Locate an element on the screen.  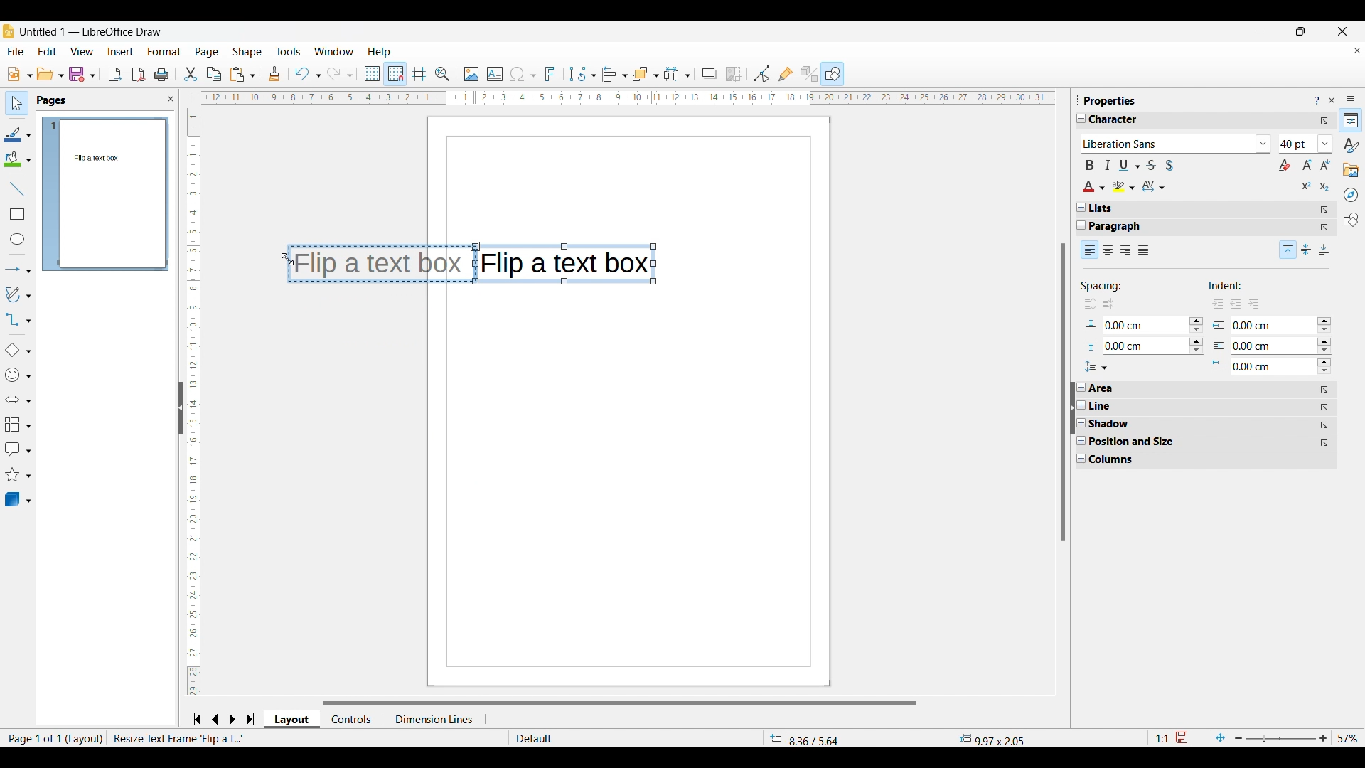
3D object options  is located at coordinates (18, 499).